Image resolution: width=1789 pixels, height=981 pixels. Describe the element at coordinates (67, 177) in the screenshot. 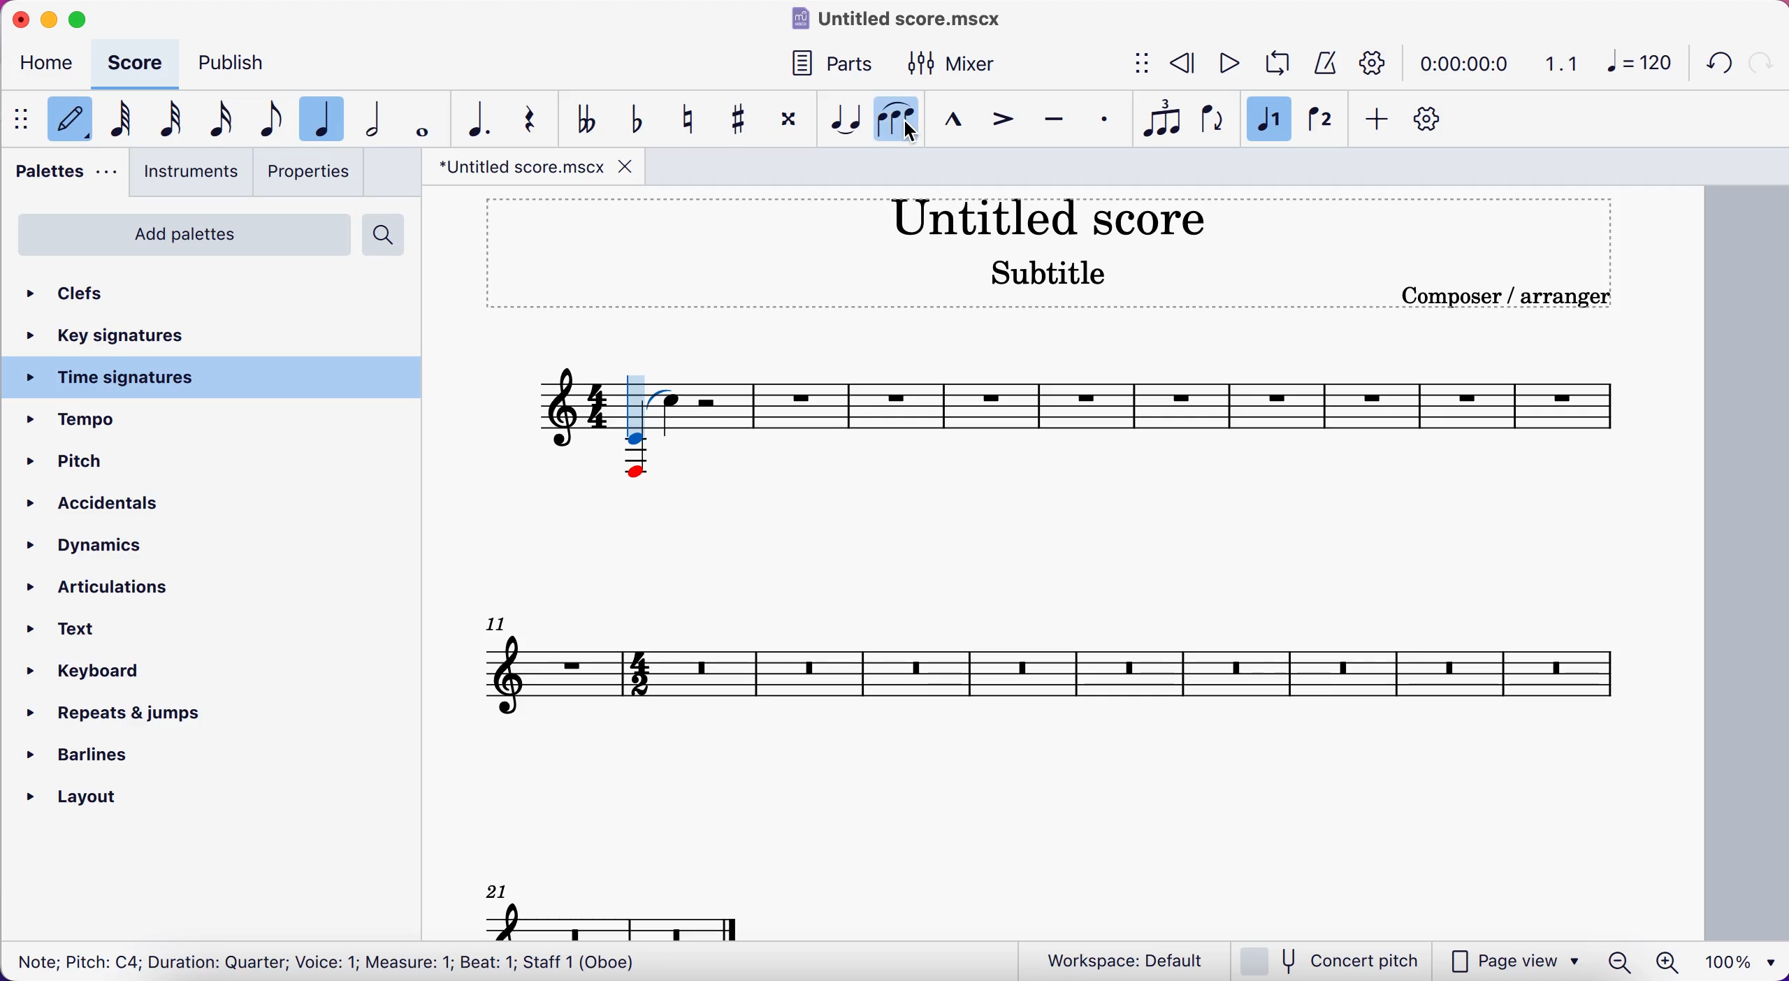

I see `palettes` at that location.